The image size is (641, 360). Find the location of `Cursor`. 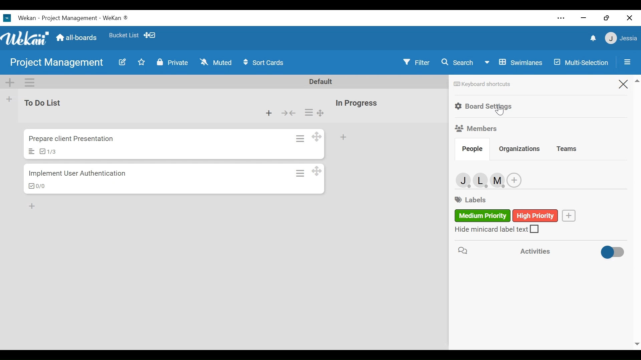

Cursor is located at coordinates (501, 111).